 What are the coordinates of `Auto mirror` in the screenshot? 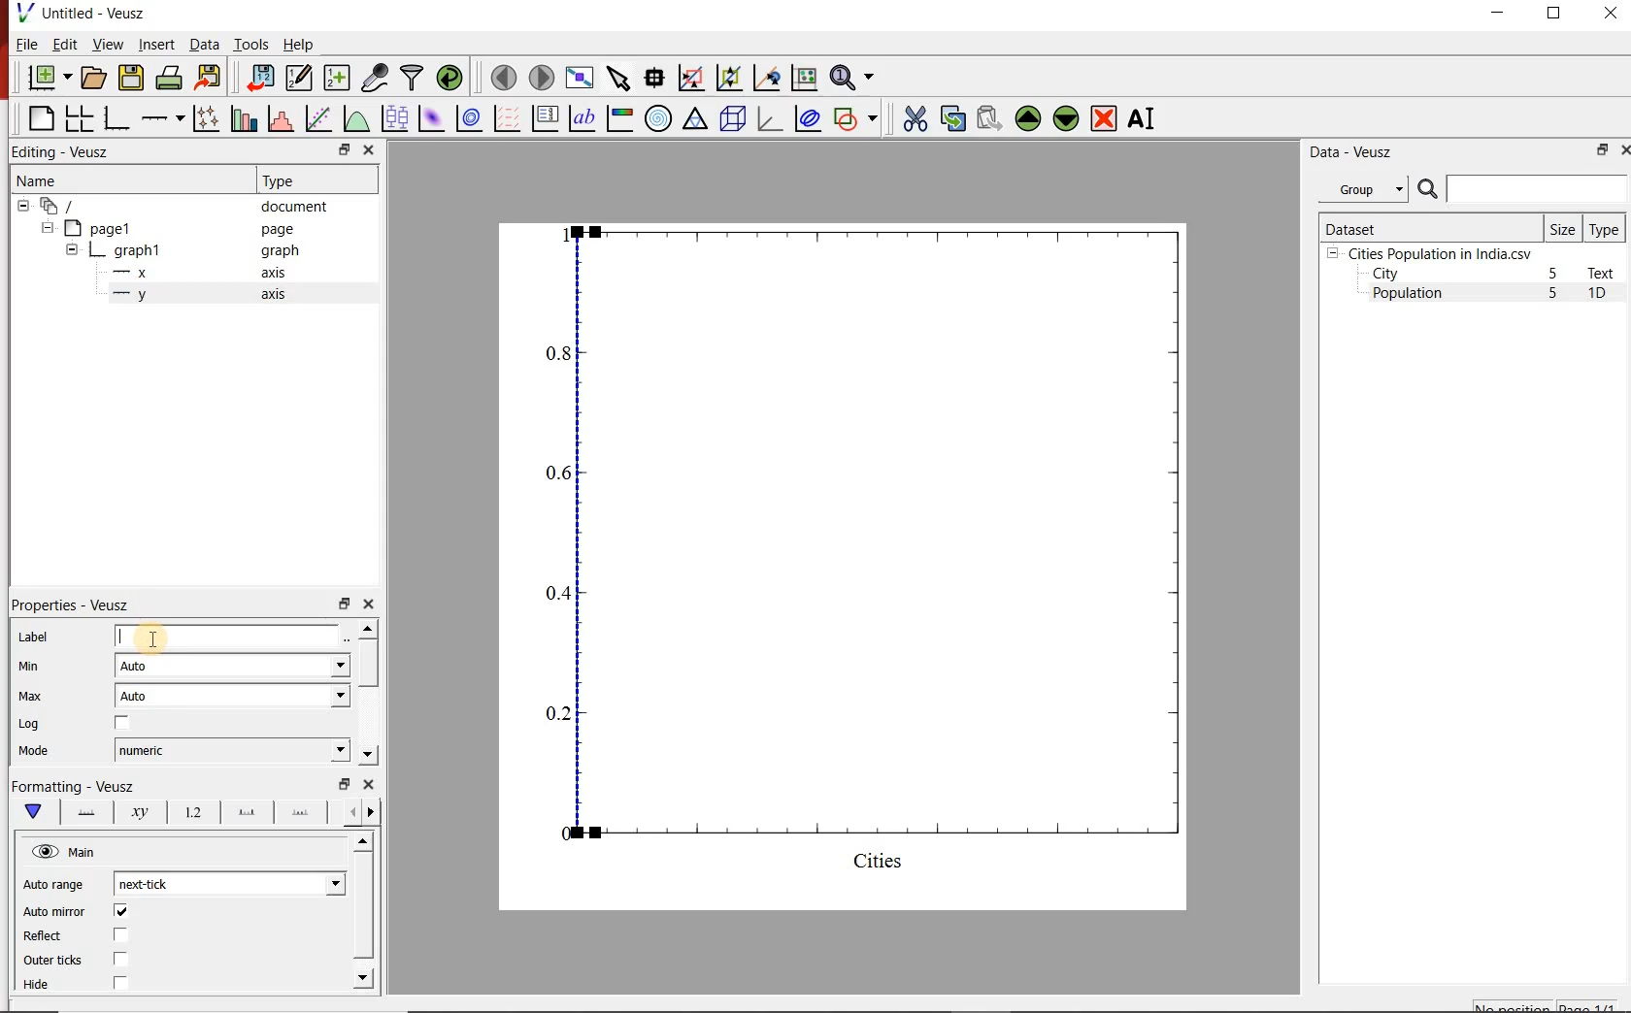 It's located at (56, 910).